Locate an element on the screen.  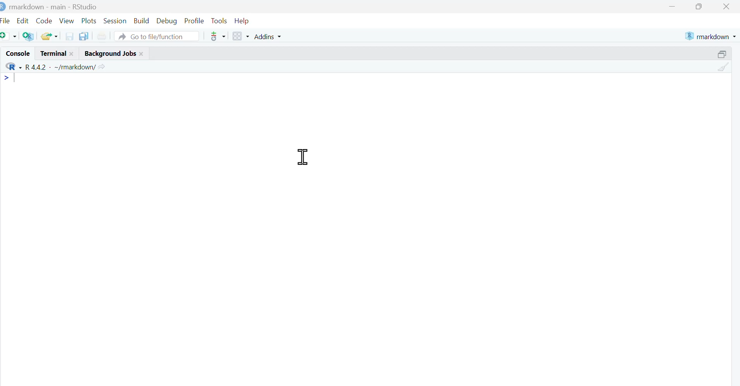
Debug is located at coordinates (167, 20).